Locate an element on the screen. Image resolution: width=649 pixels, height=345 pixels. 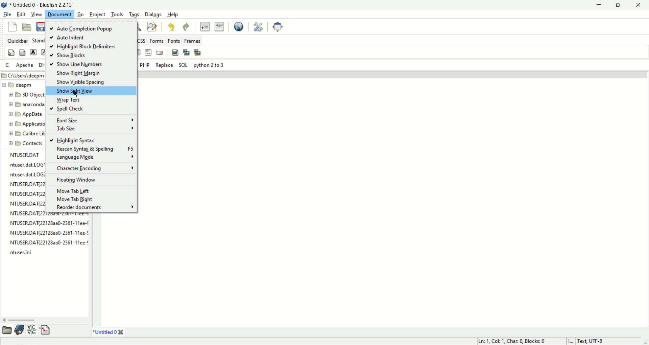
folder name is located at coordinates (27, 144).